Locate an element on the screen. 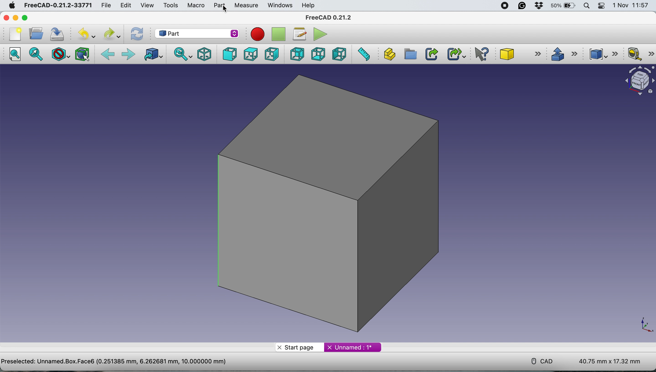 Image resolution: width=656 pixels, height=372 pixels. screen recorder is located at coordinates (504, 6).